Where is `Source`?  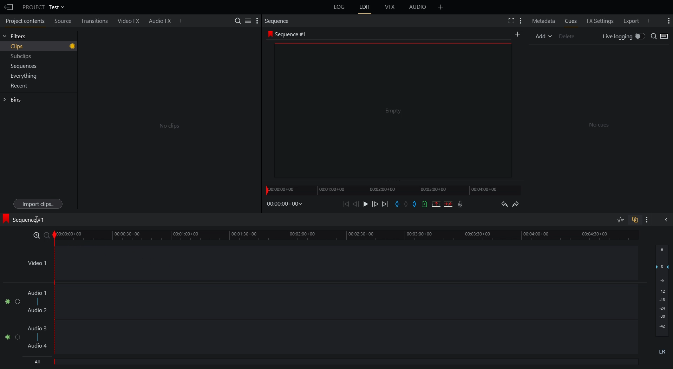 Source is located at coordinates (63, 21).